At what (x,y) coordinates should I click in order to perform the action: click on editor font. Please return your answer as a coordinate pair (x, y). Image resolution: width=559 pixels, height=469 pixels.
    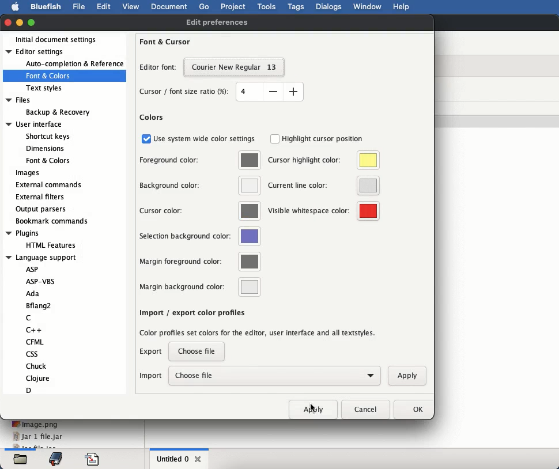
    Looking at the image, I should click on (159, 69).